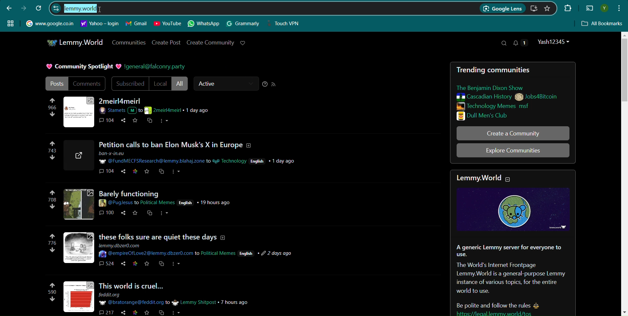  Describe the element at coordinates (160, 84) in the screenshot. I see `Local` at that location.